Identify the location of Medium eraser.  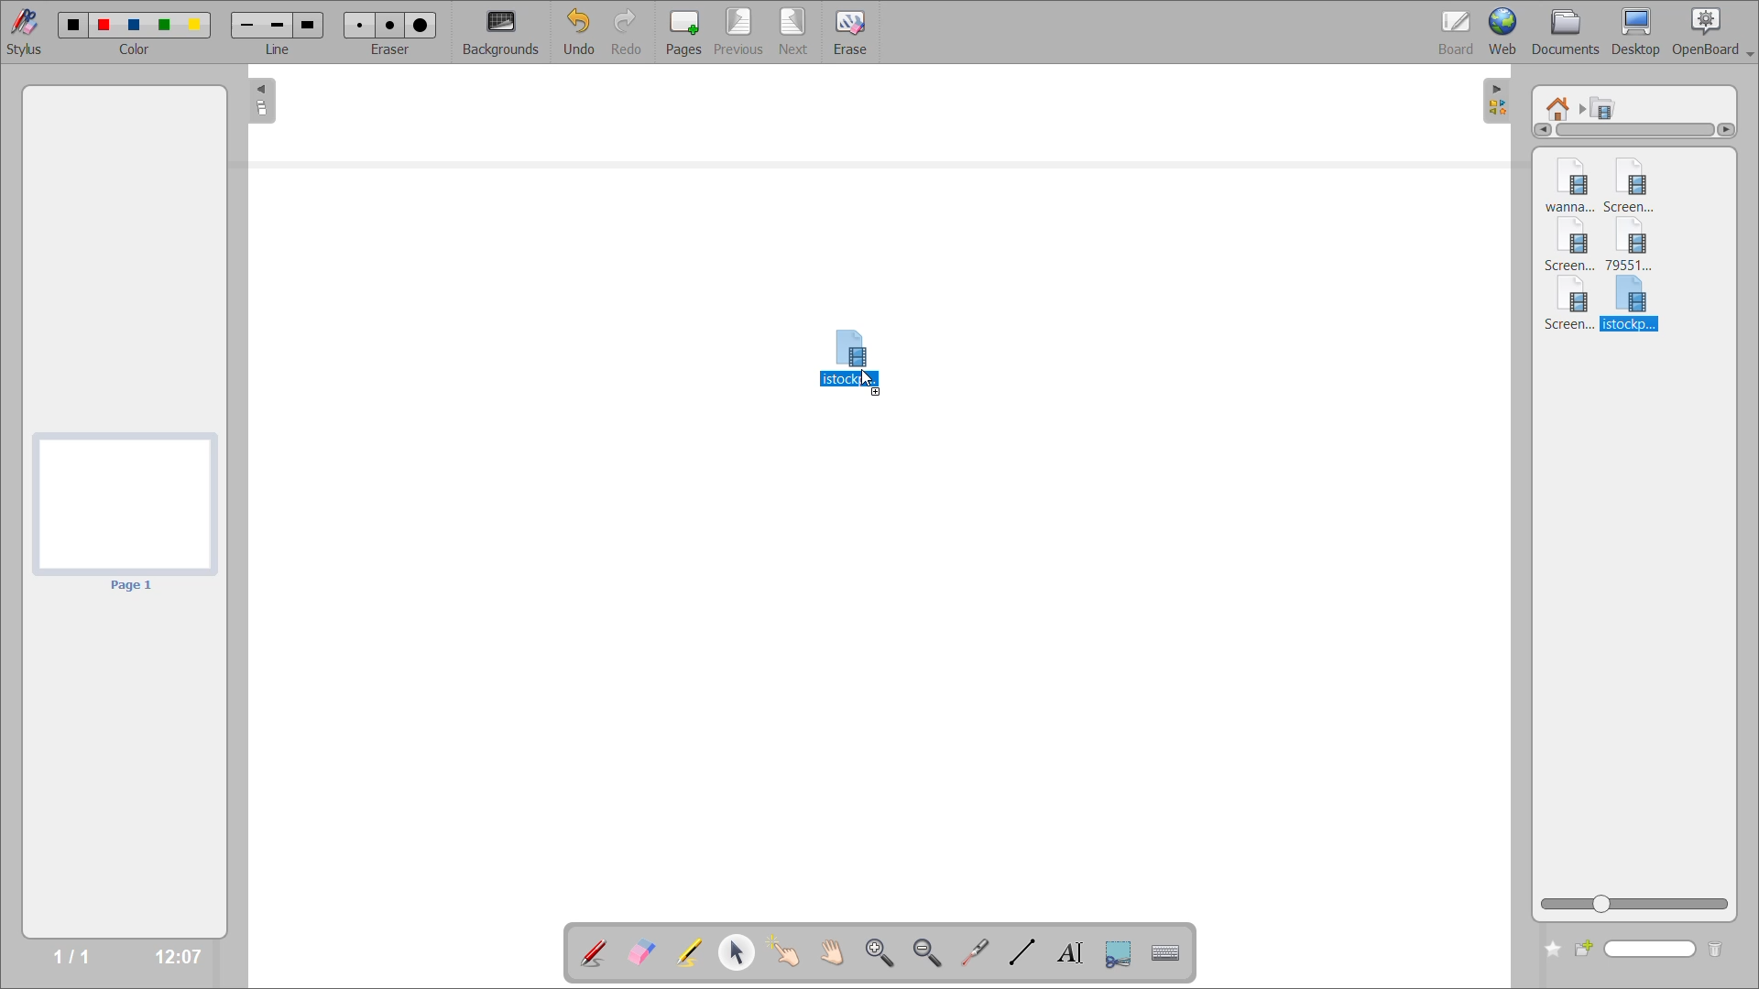
(389, 26).